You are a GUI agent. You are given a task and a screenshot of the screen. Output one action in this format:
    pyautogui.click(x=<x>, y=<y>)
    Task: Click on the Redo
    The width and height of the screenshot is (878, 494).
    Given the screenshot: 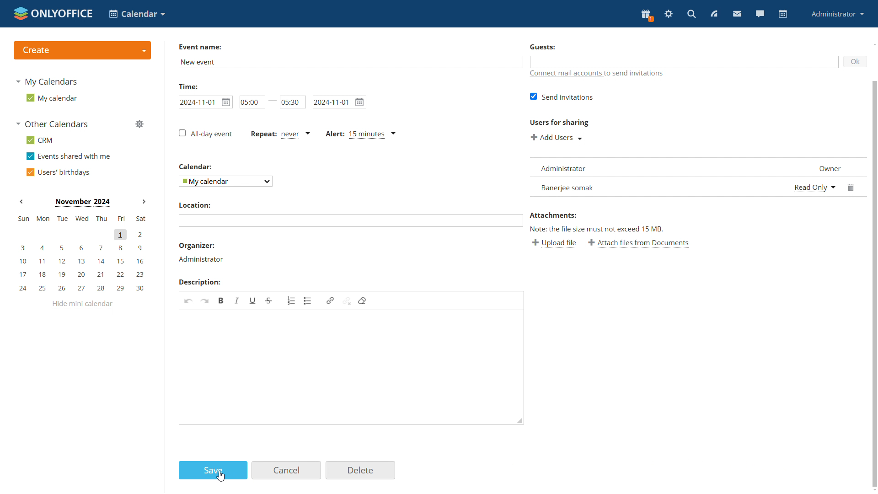 What is the action you would take?
    pyautogui.click(x=205, y=301)
    